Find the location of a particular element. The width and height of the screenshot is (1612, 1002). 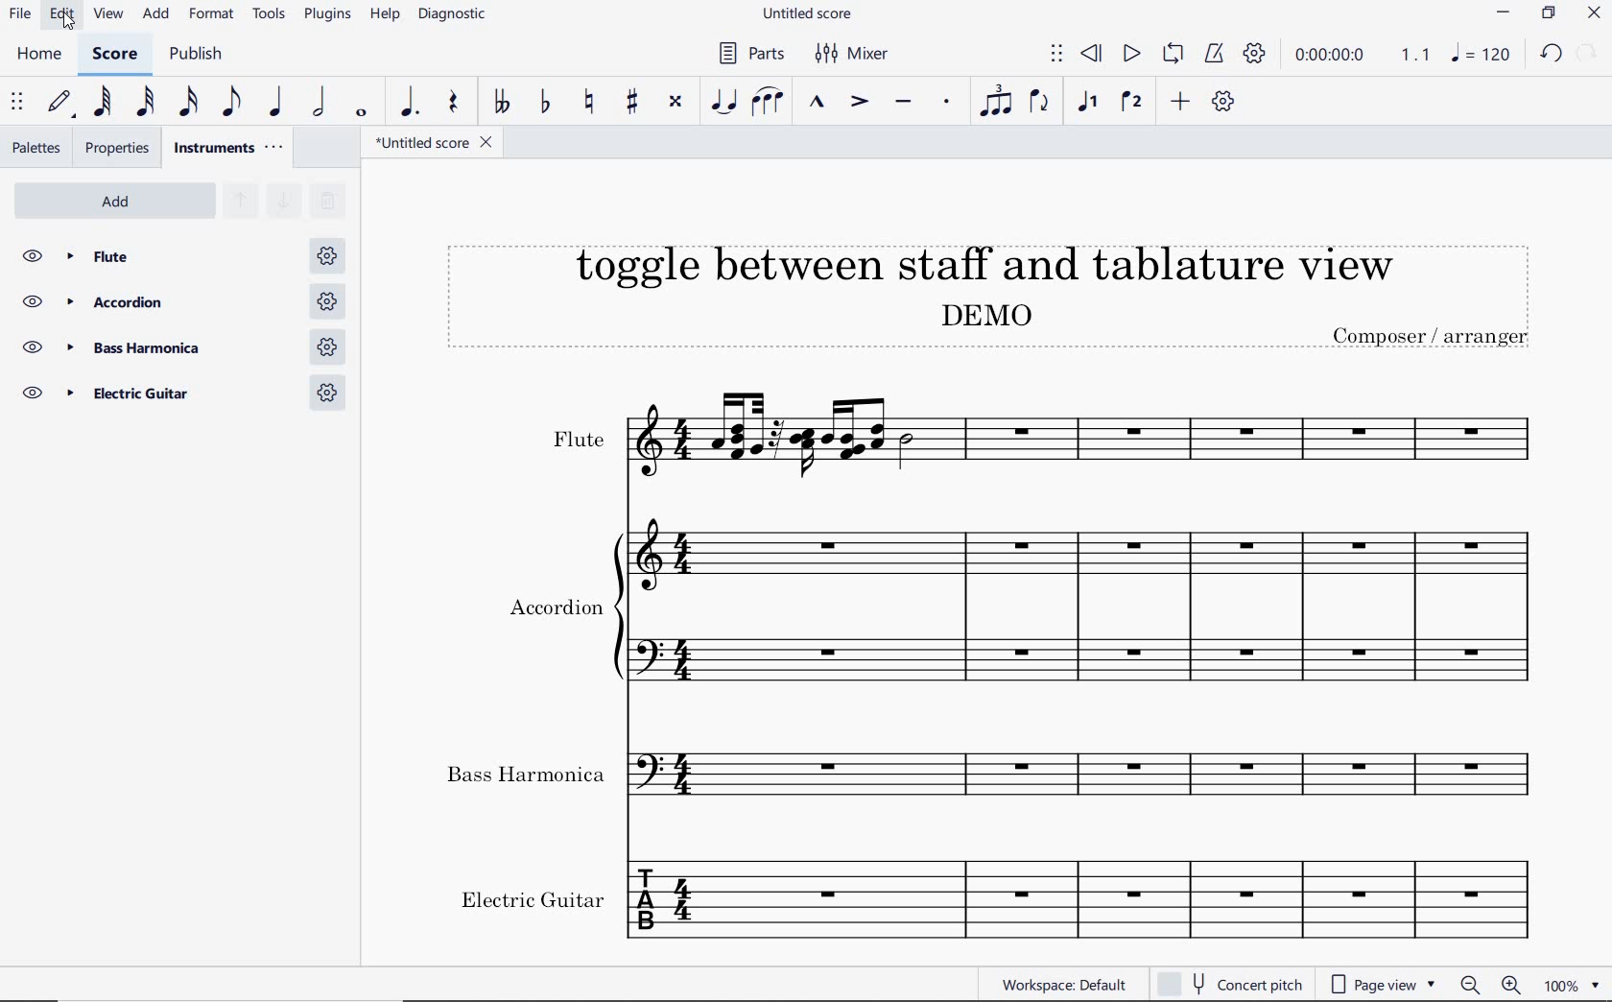

ADD is located at coordinates (122, 199).